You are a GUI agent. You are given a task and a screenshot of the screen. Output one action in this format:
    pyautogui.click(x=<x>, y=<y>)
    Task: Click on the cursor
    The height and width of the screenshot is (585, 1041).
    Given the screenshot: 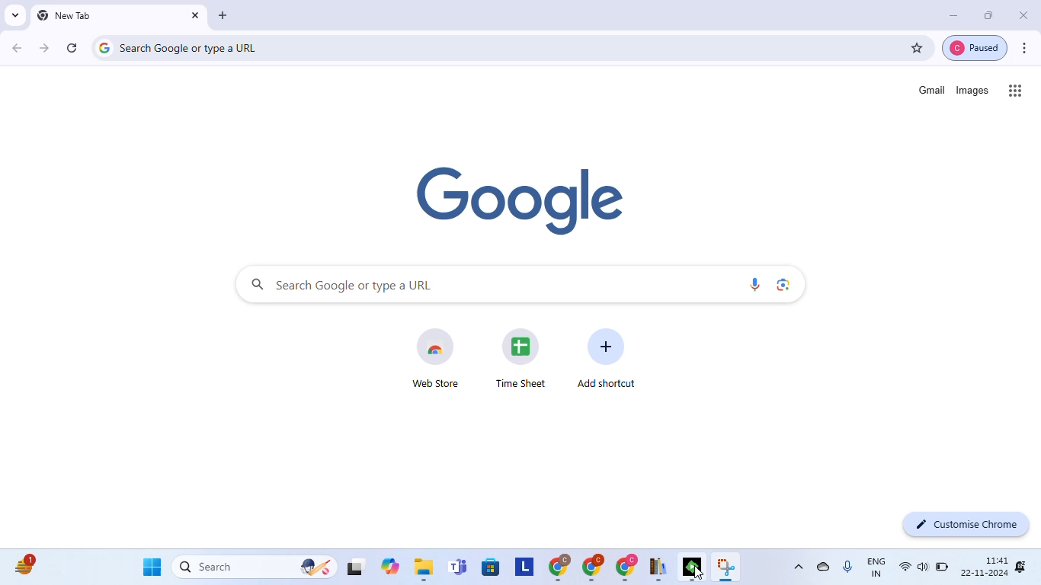 What is the action you would take?
    pyautogui.click(x=697, y=572)
    